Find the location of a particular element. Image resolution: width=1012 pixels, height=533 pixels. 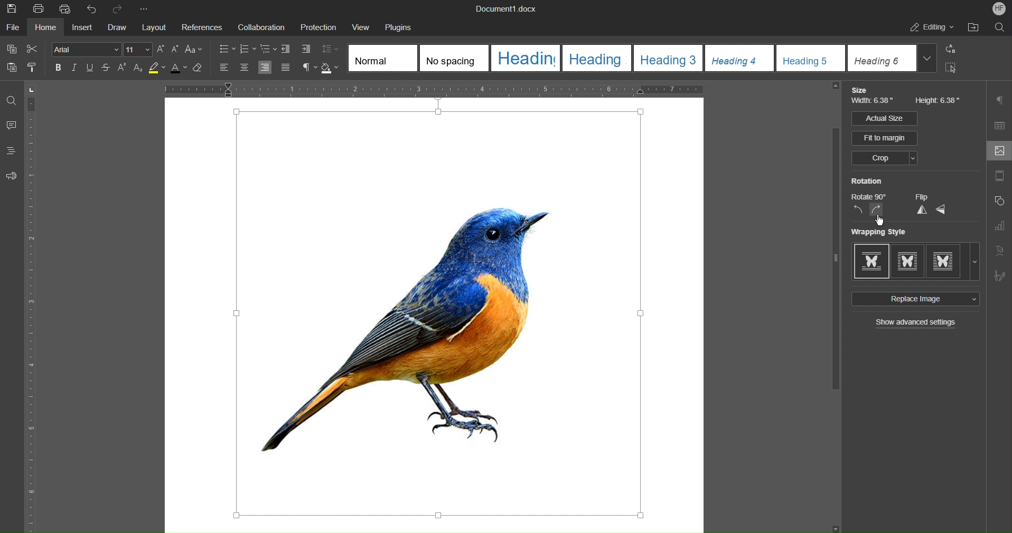

Normal is located at coordinates (383, 57).